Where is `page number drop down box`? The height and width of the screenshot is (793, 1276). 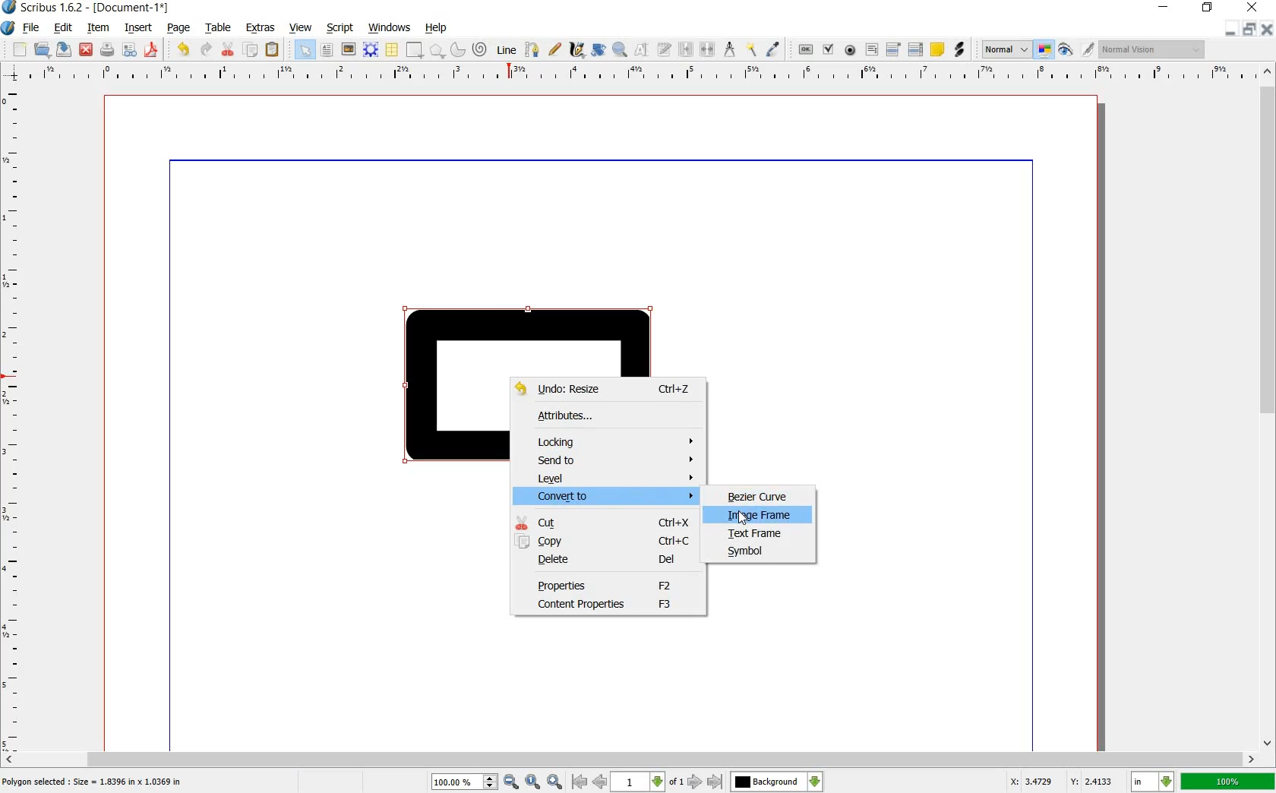 page number drop down box is located at coordinates (646, 780).